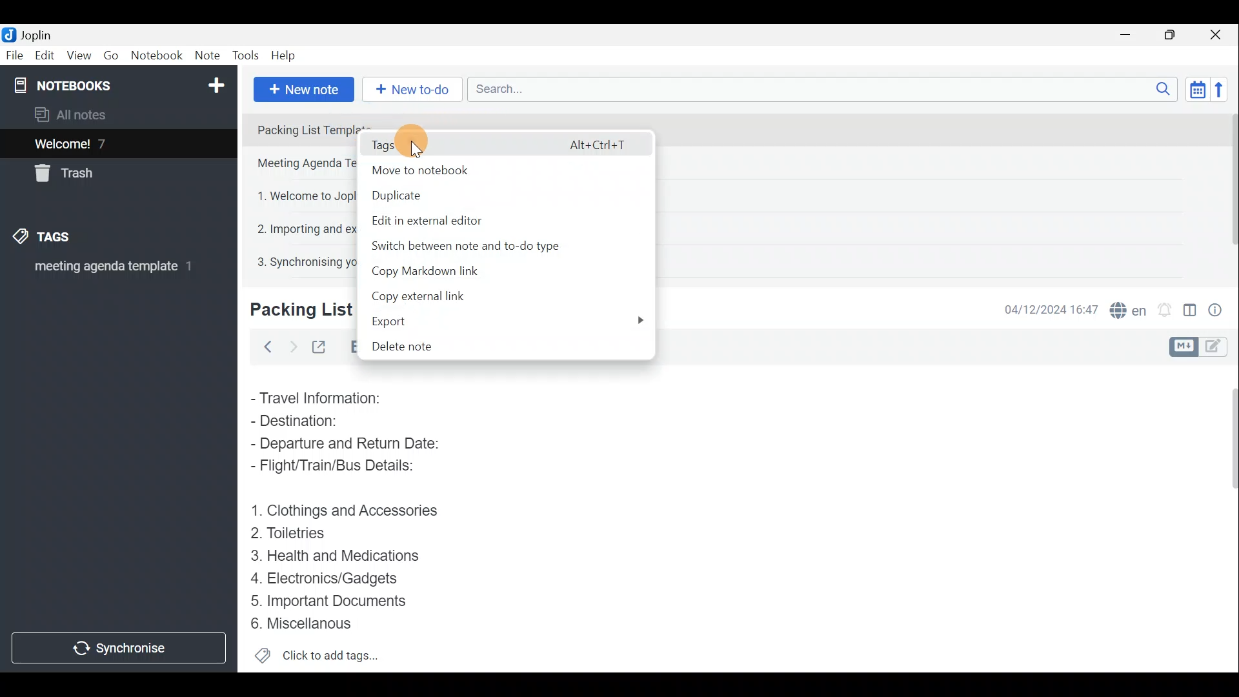 This screenshot has width=1239, height=697. I want to click on Note 4, so click(292, 227).